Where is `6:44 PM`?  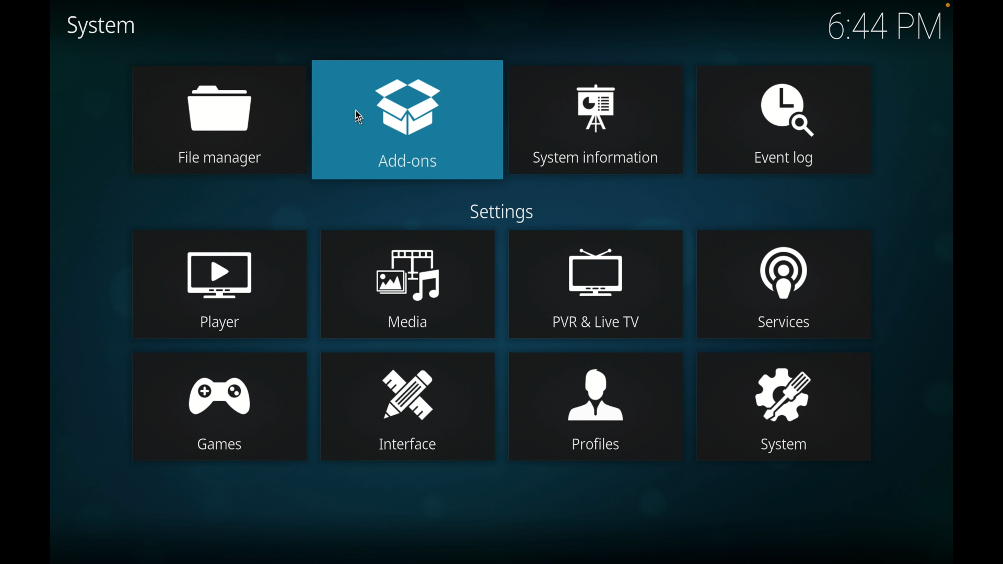
6:44 PM is located at coordinates (890, 26).